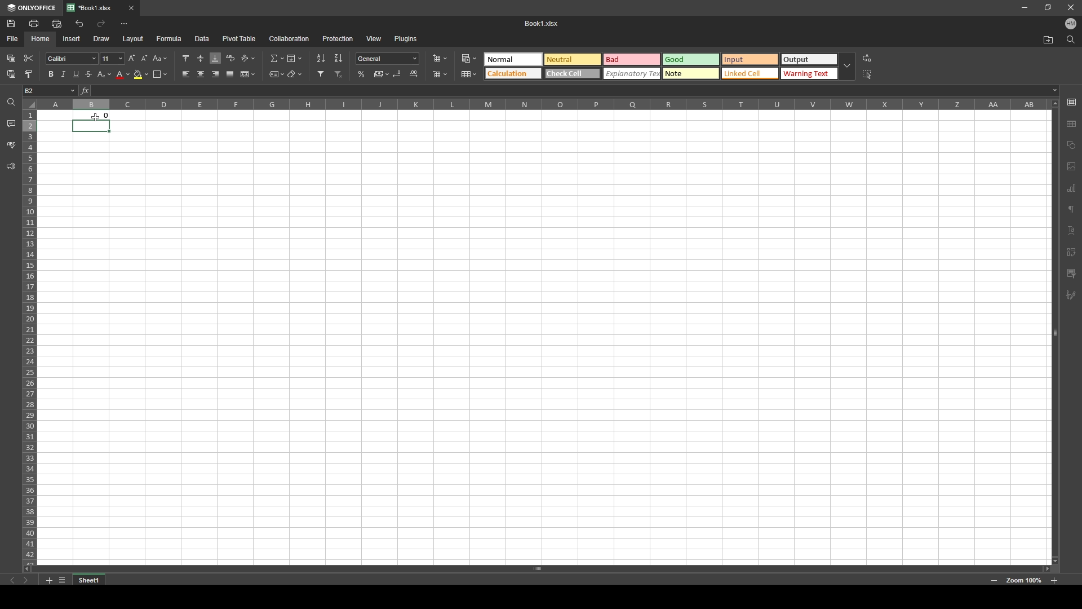 Image resolution: width=1082 pixels, height=609 pixels. Describe the element at coordinates (381, 74) in the screenshot. I see `comma style` at that location.